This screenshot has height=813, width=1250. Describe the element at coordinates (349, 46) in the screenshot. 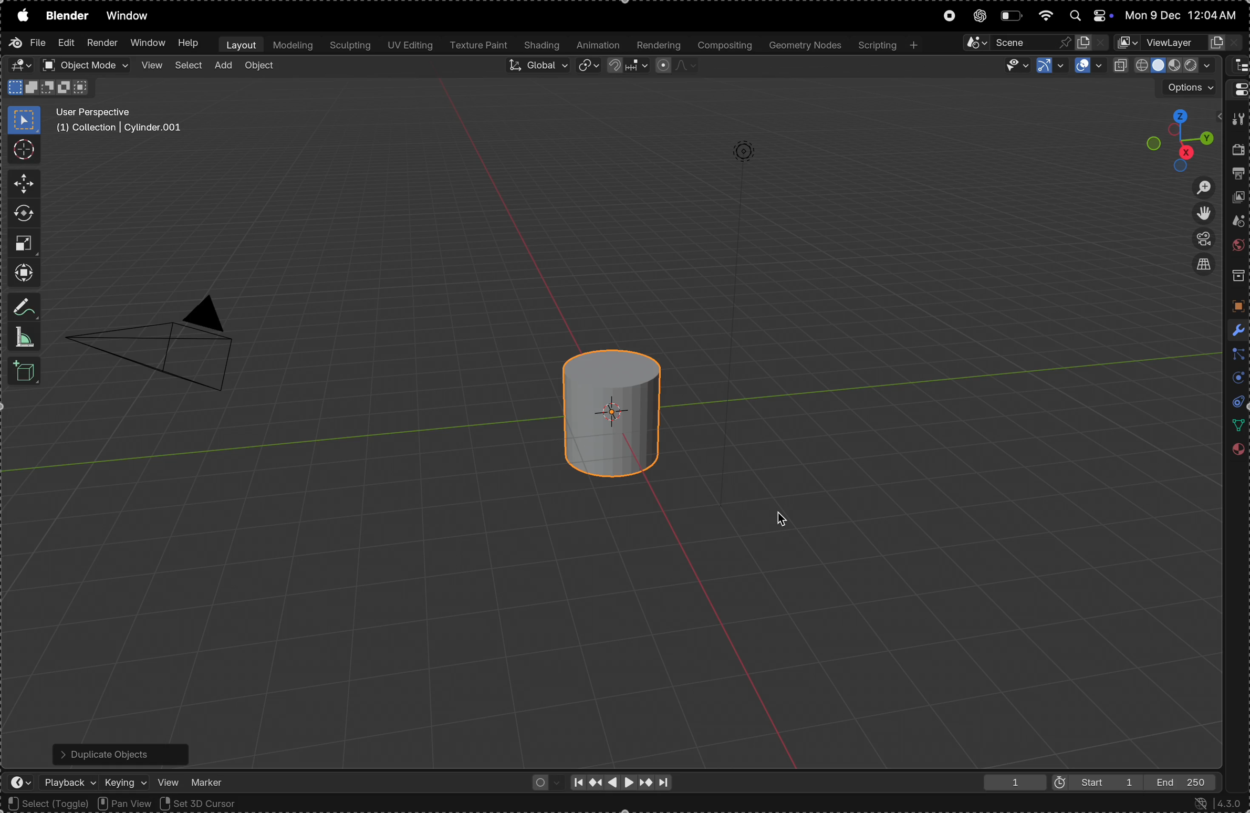

I see `Sculptiing` at that location.